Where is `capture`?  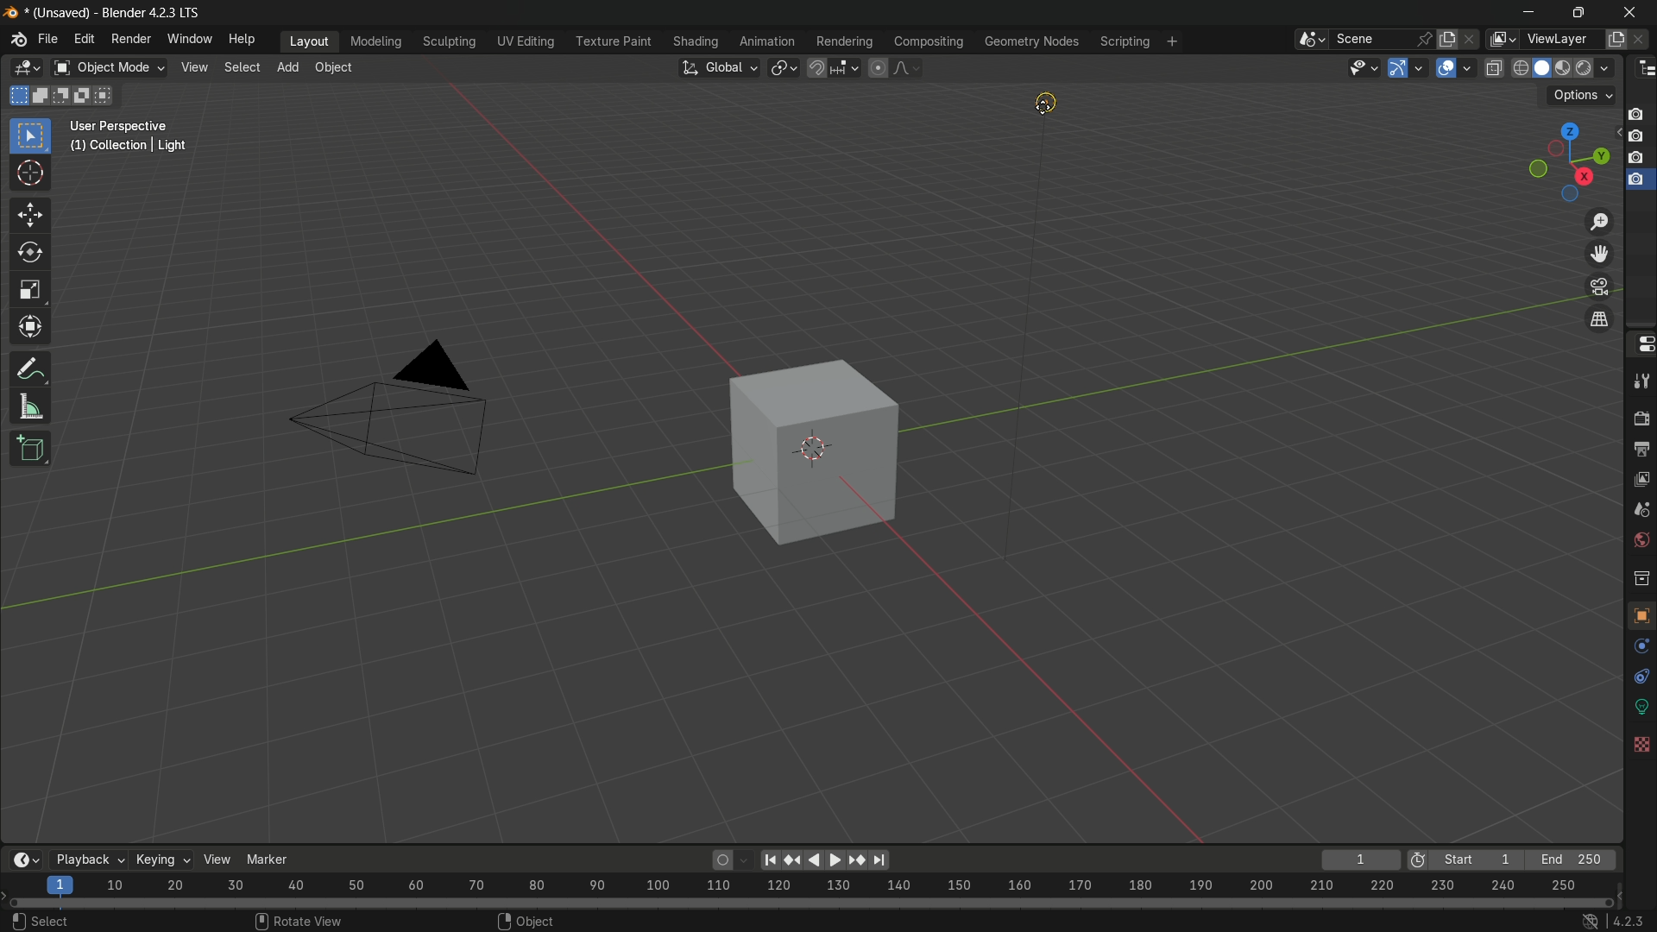 capture is located at coordinates (1636, 160).